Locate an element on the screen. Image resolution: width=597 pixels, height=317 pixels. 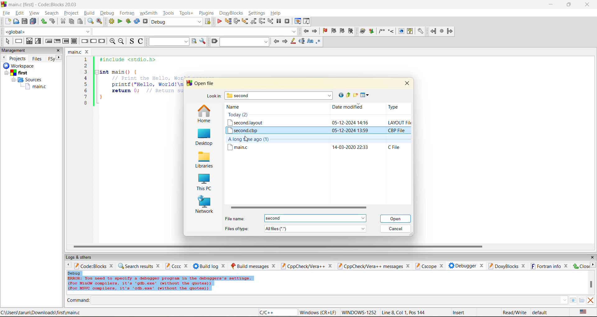
app name and file name is located at coordinates (44, 4).